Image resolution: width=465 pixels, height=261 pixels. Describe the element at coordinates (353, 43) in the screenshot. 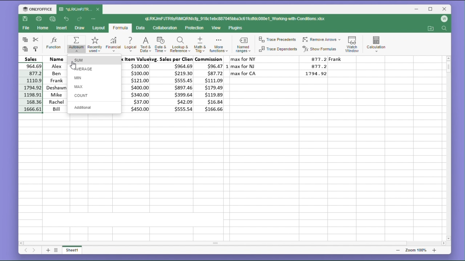

I see `watch window` at that location.